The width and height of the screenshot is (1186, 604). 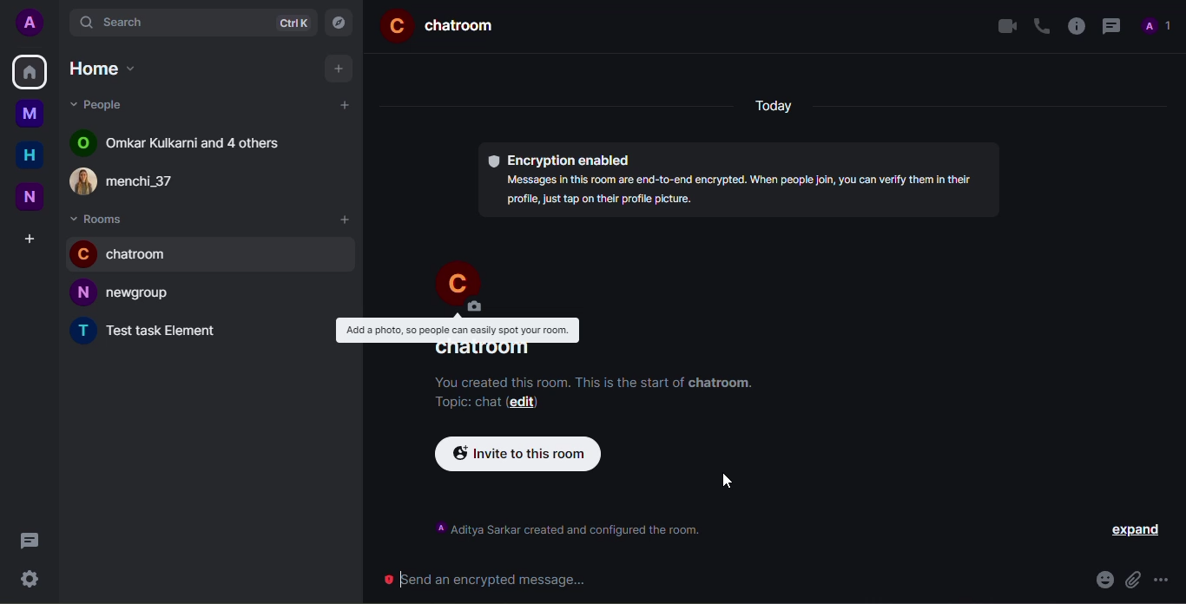 What do you see at coordinates (127, 21) in the screenshot?
I see `search` at bounding box center [127, 21].